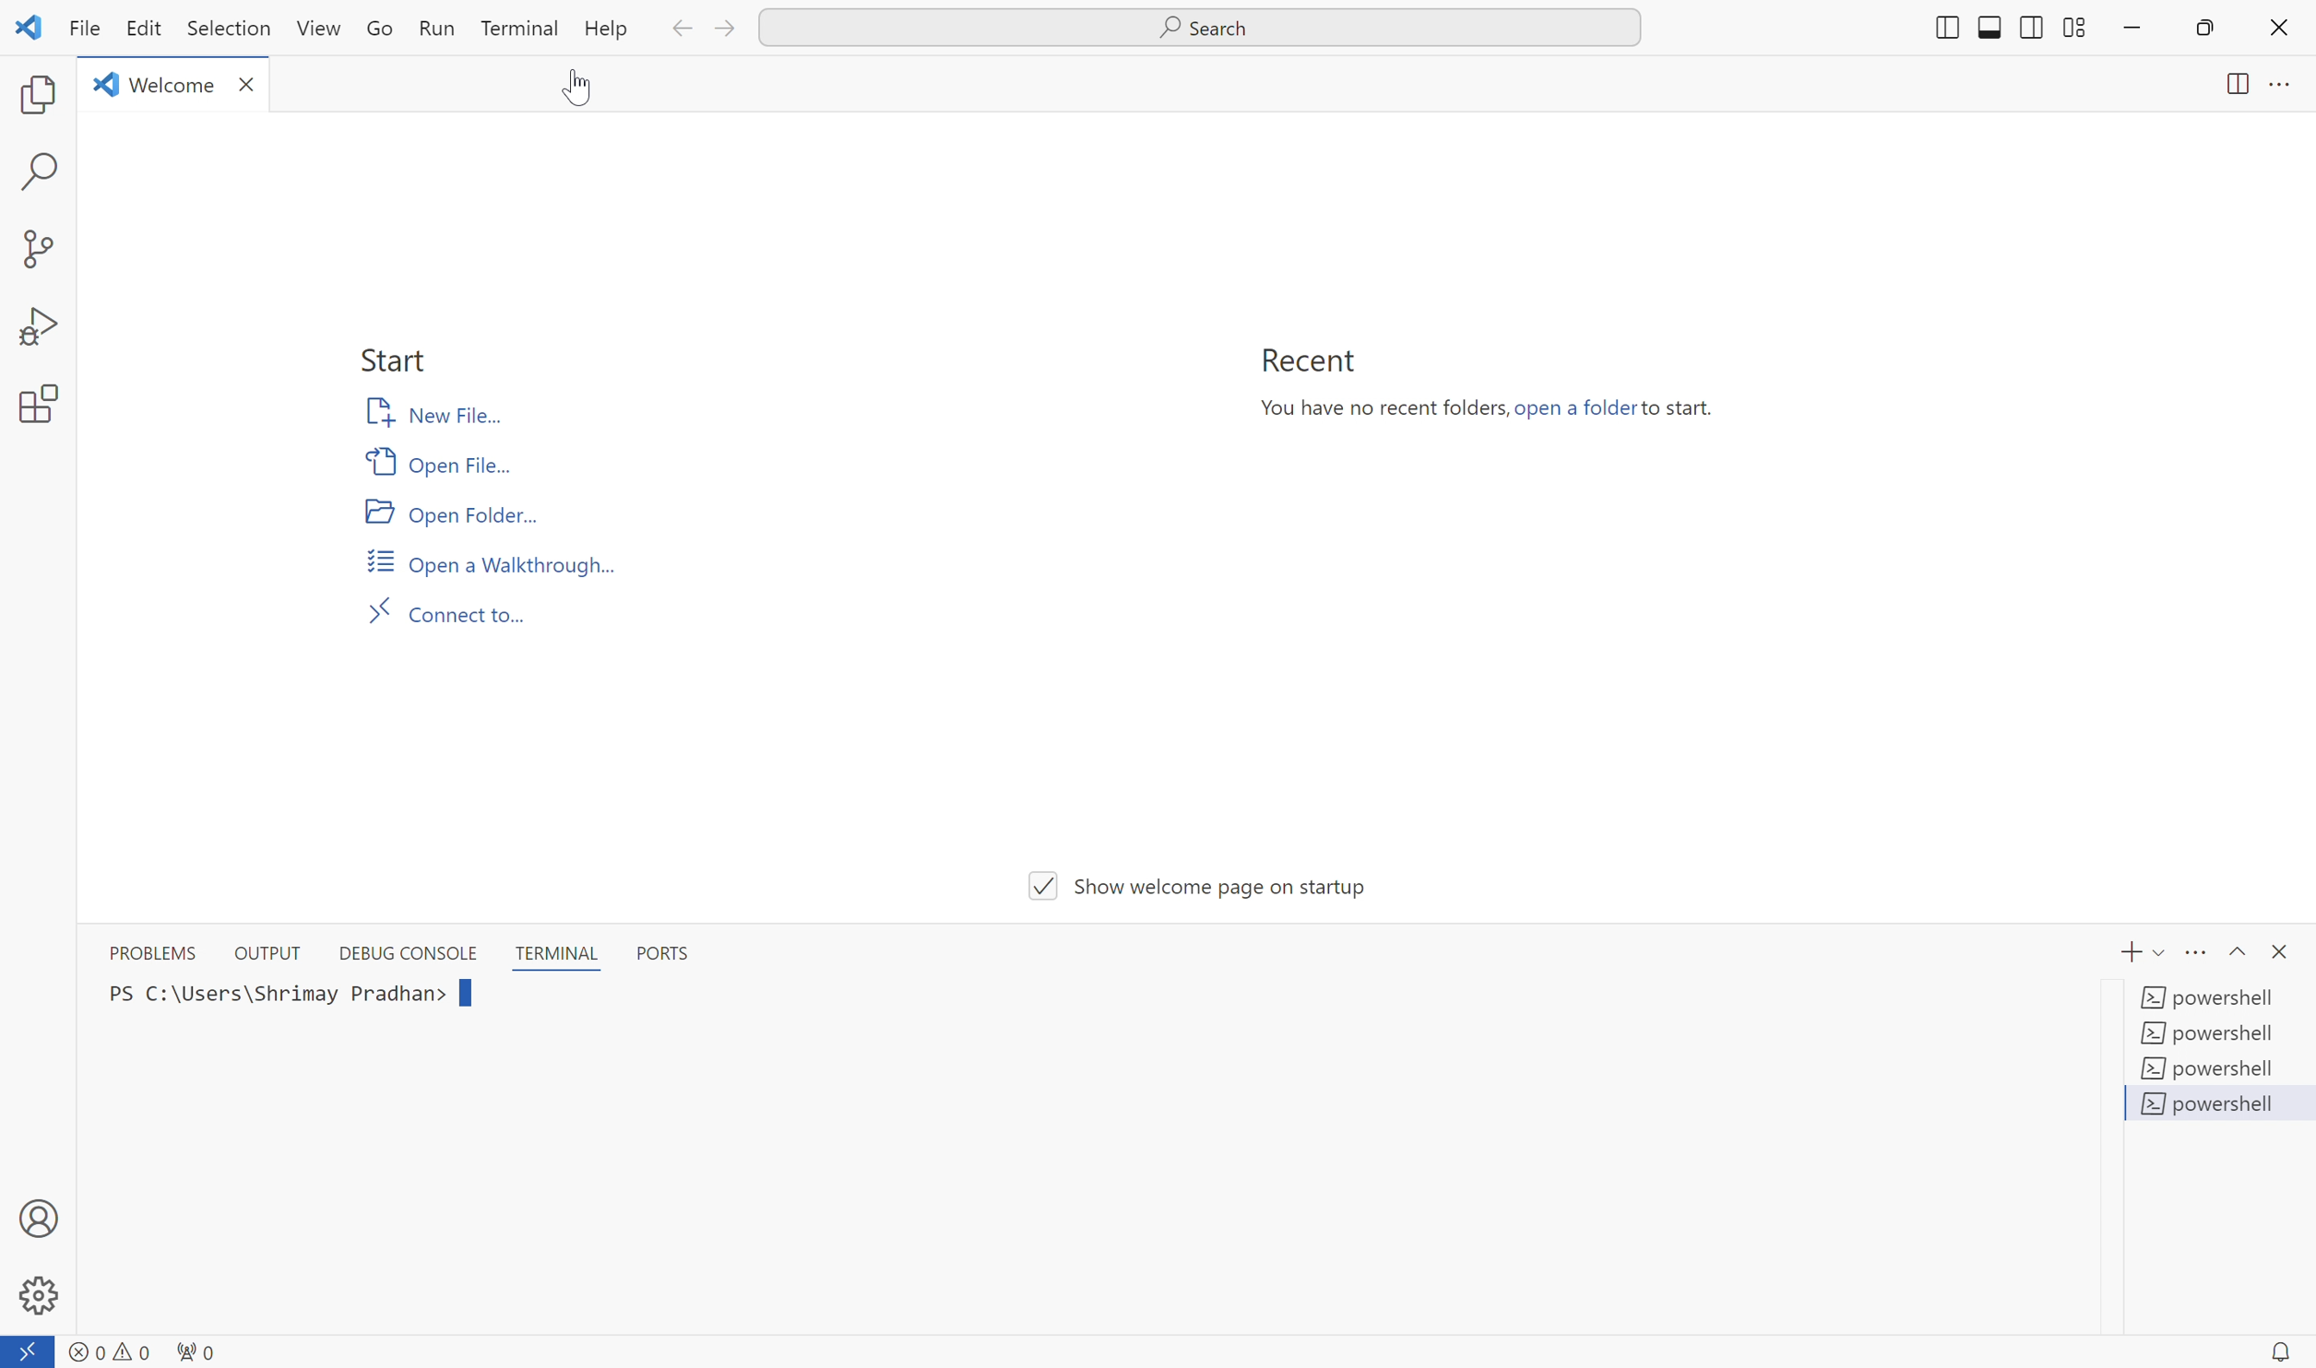  Describe the element at coordinates (267, 948) in the screenshot. I see `OUTPUT` at that location.